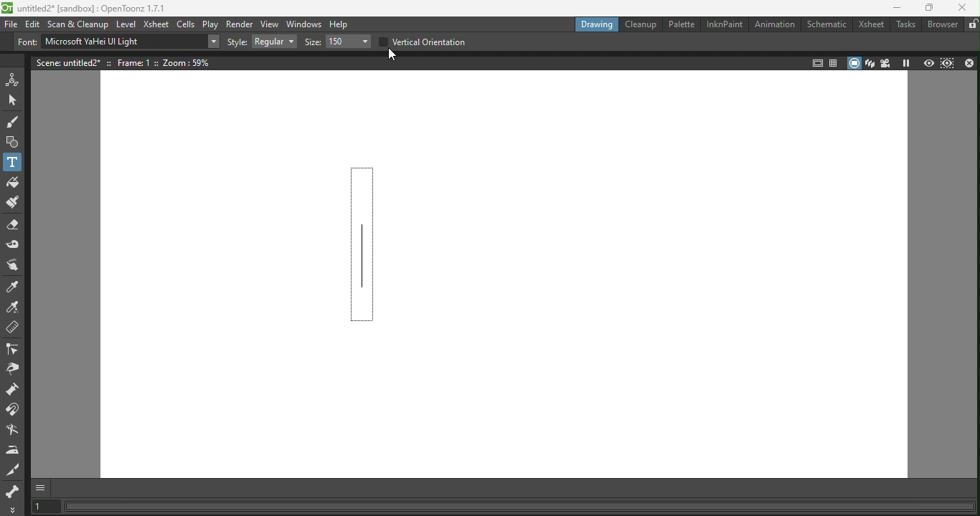  Describe the element at coordinates (855, 61) in the screenshot. I see `Camera stand view` at that location.